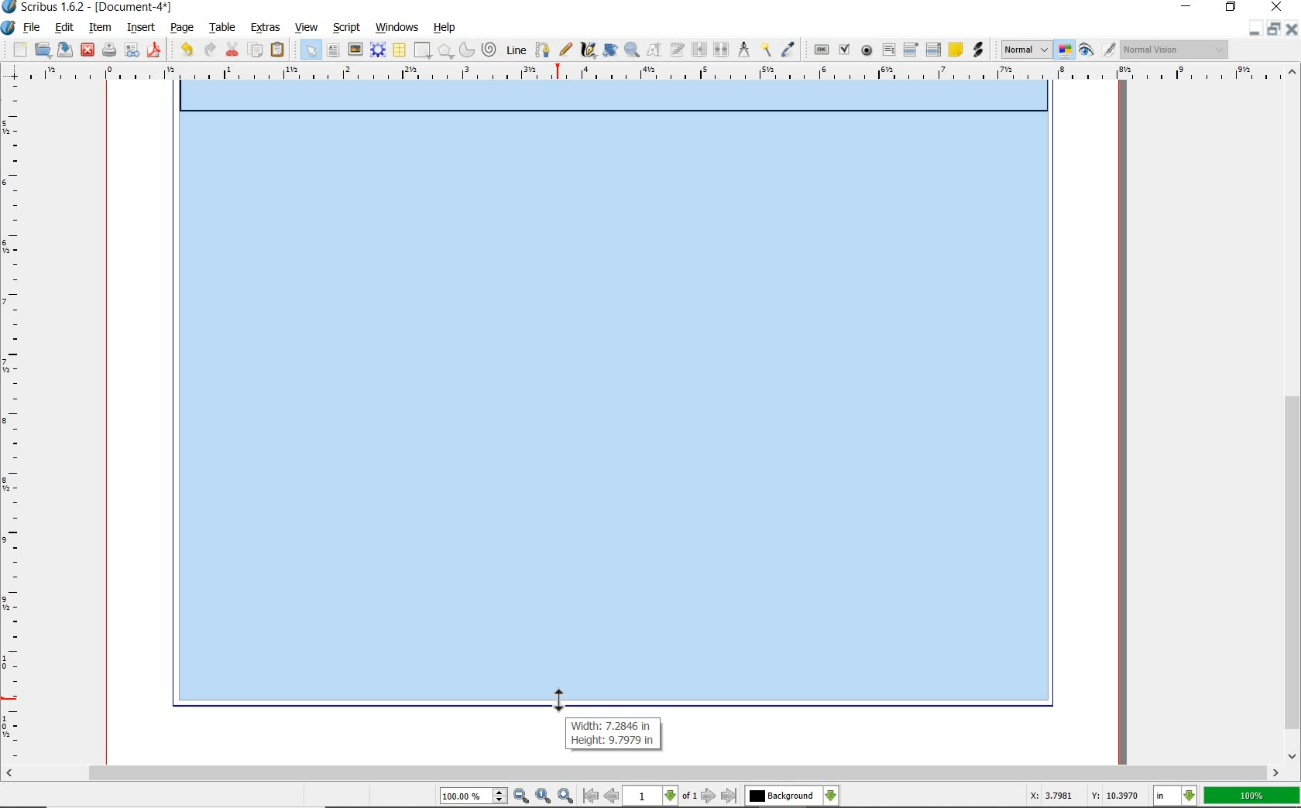  I want to click on in, so click(1176, 796).